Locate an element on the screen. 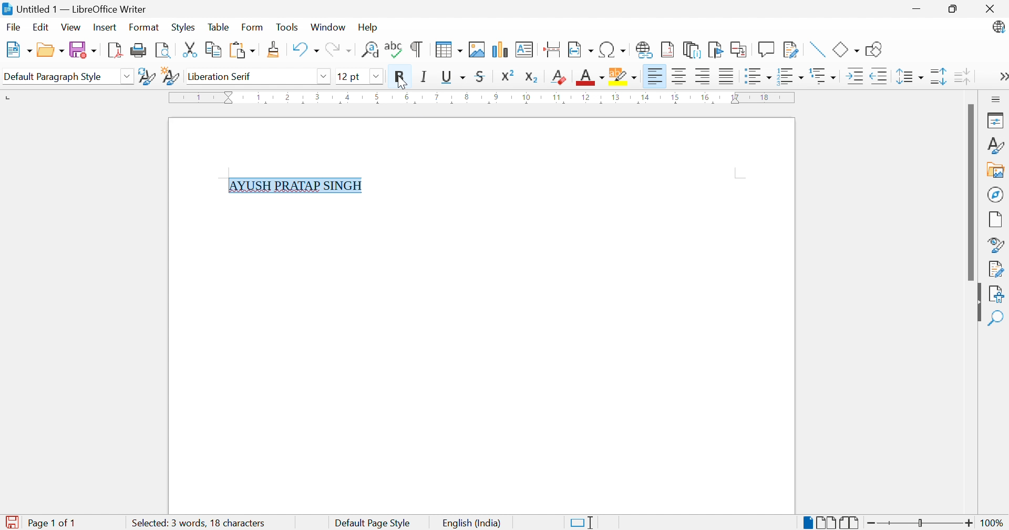  Format is located at coordinates (143, 27).